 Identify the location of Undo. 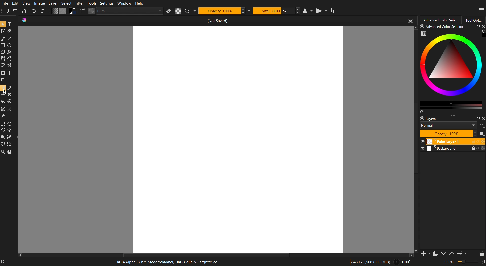
(34, 11).